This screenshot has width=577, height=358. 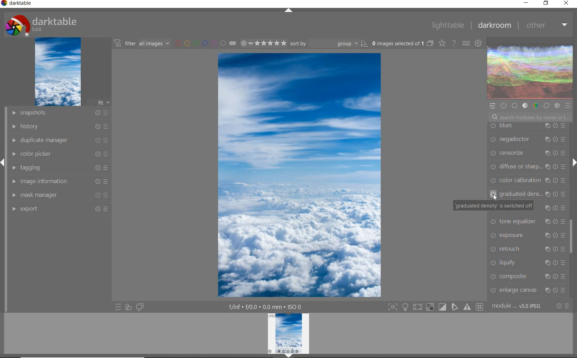 What do you see at coordinates (494, 206) in the screenshot?
I see `GRADUATED DENSITY IS SWITCHED OFF` at bounding box center [494, 206].